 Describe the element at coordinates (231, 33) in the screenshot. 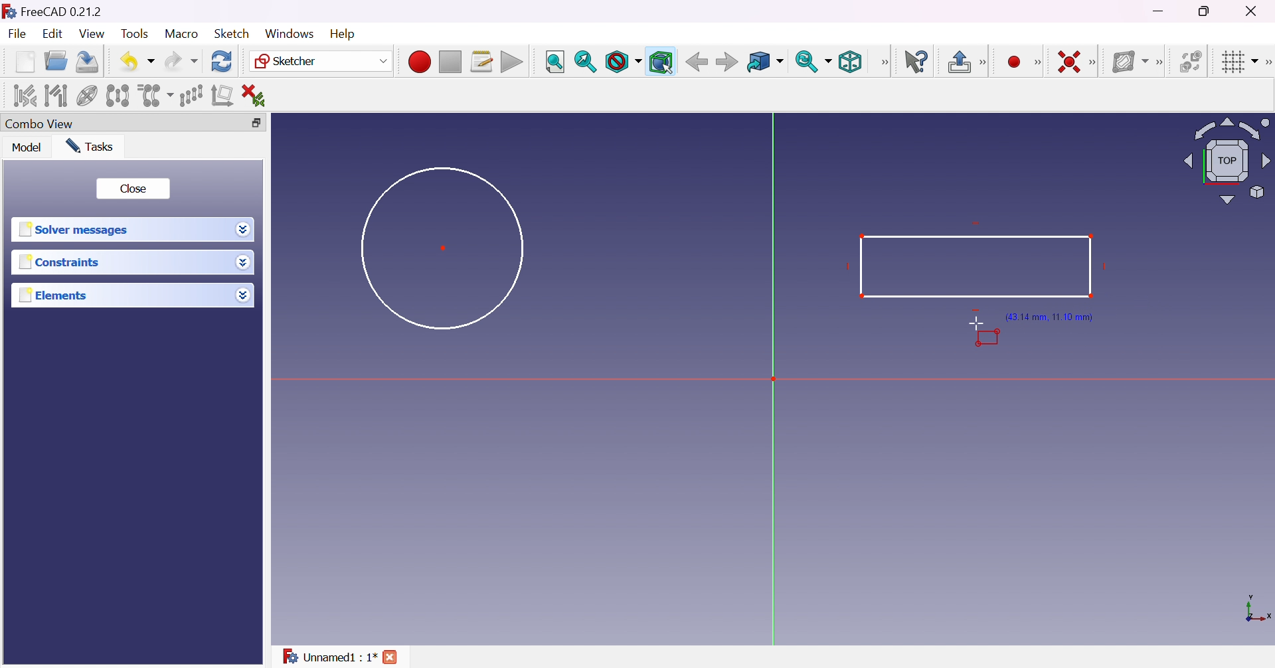

I see `Sketch` at that location.